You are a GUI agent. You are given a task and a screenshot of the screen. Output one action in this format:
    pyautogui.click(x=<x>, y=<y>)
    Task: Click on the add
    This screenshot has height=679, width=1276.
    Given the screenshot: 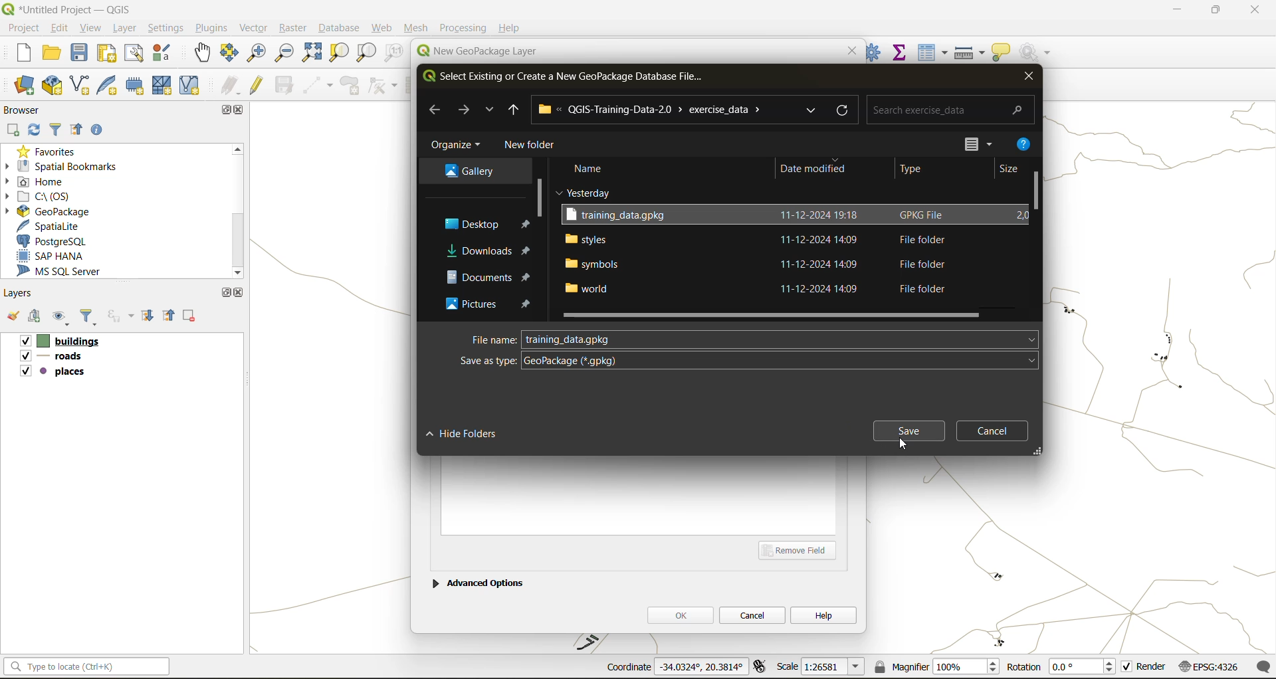 What is the action you would take?
    pyautogui.click(x=14, y=130)
    